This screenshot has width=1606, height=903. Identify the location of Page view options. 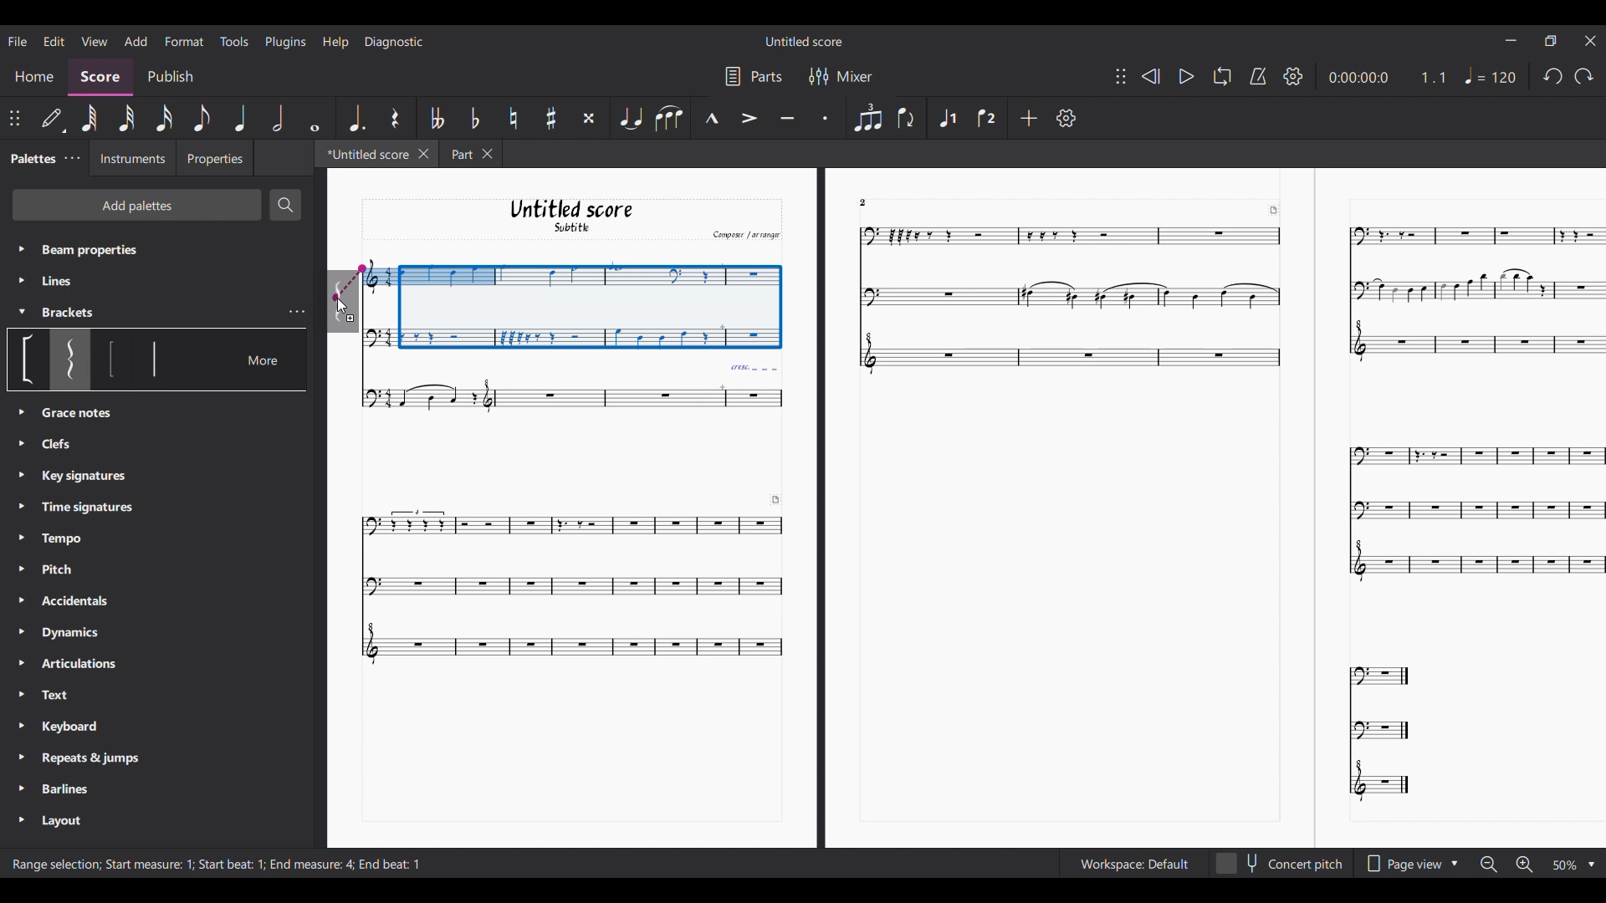
(1400, 864).